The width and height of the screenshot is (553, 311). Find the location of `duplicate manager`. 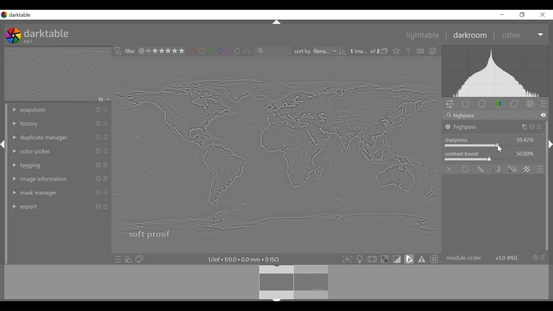

duplicate manager is located at coordinates (60, 137).